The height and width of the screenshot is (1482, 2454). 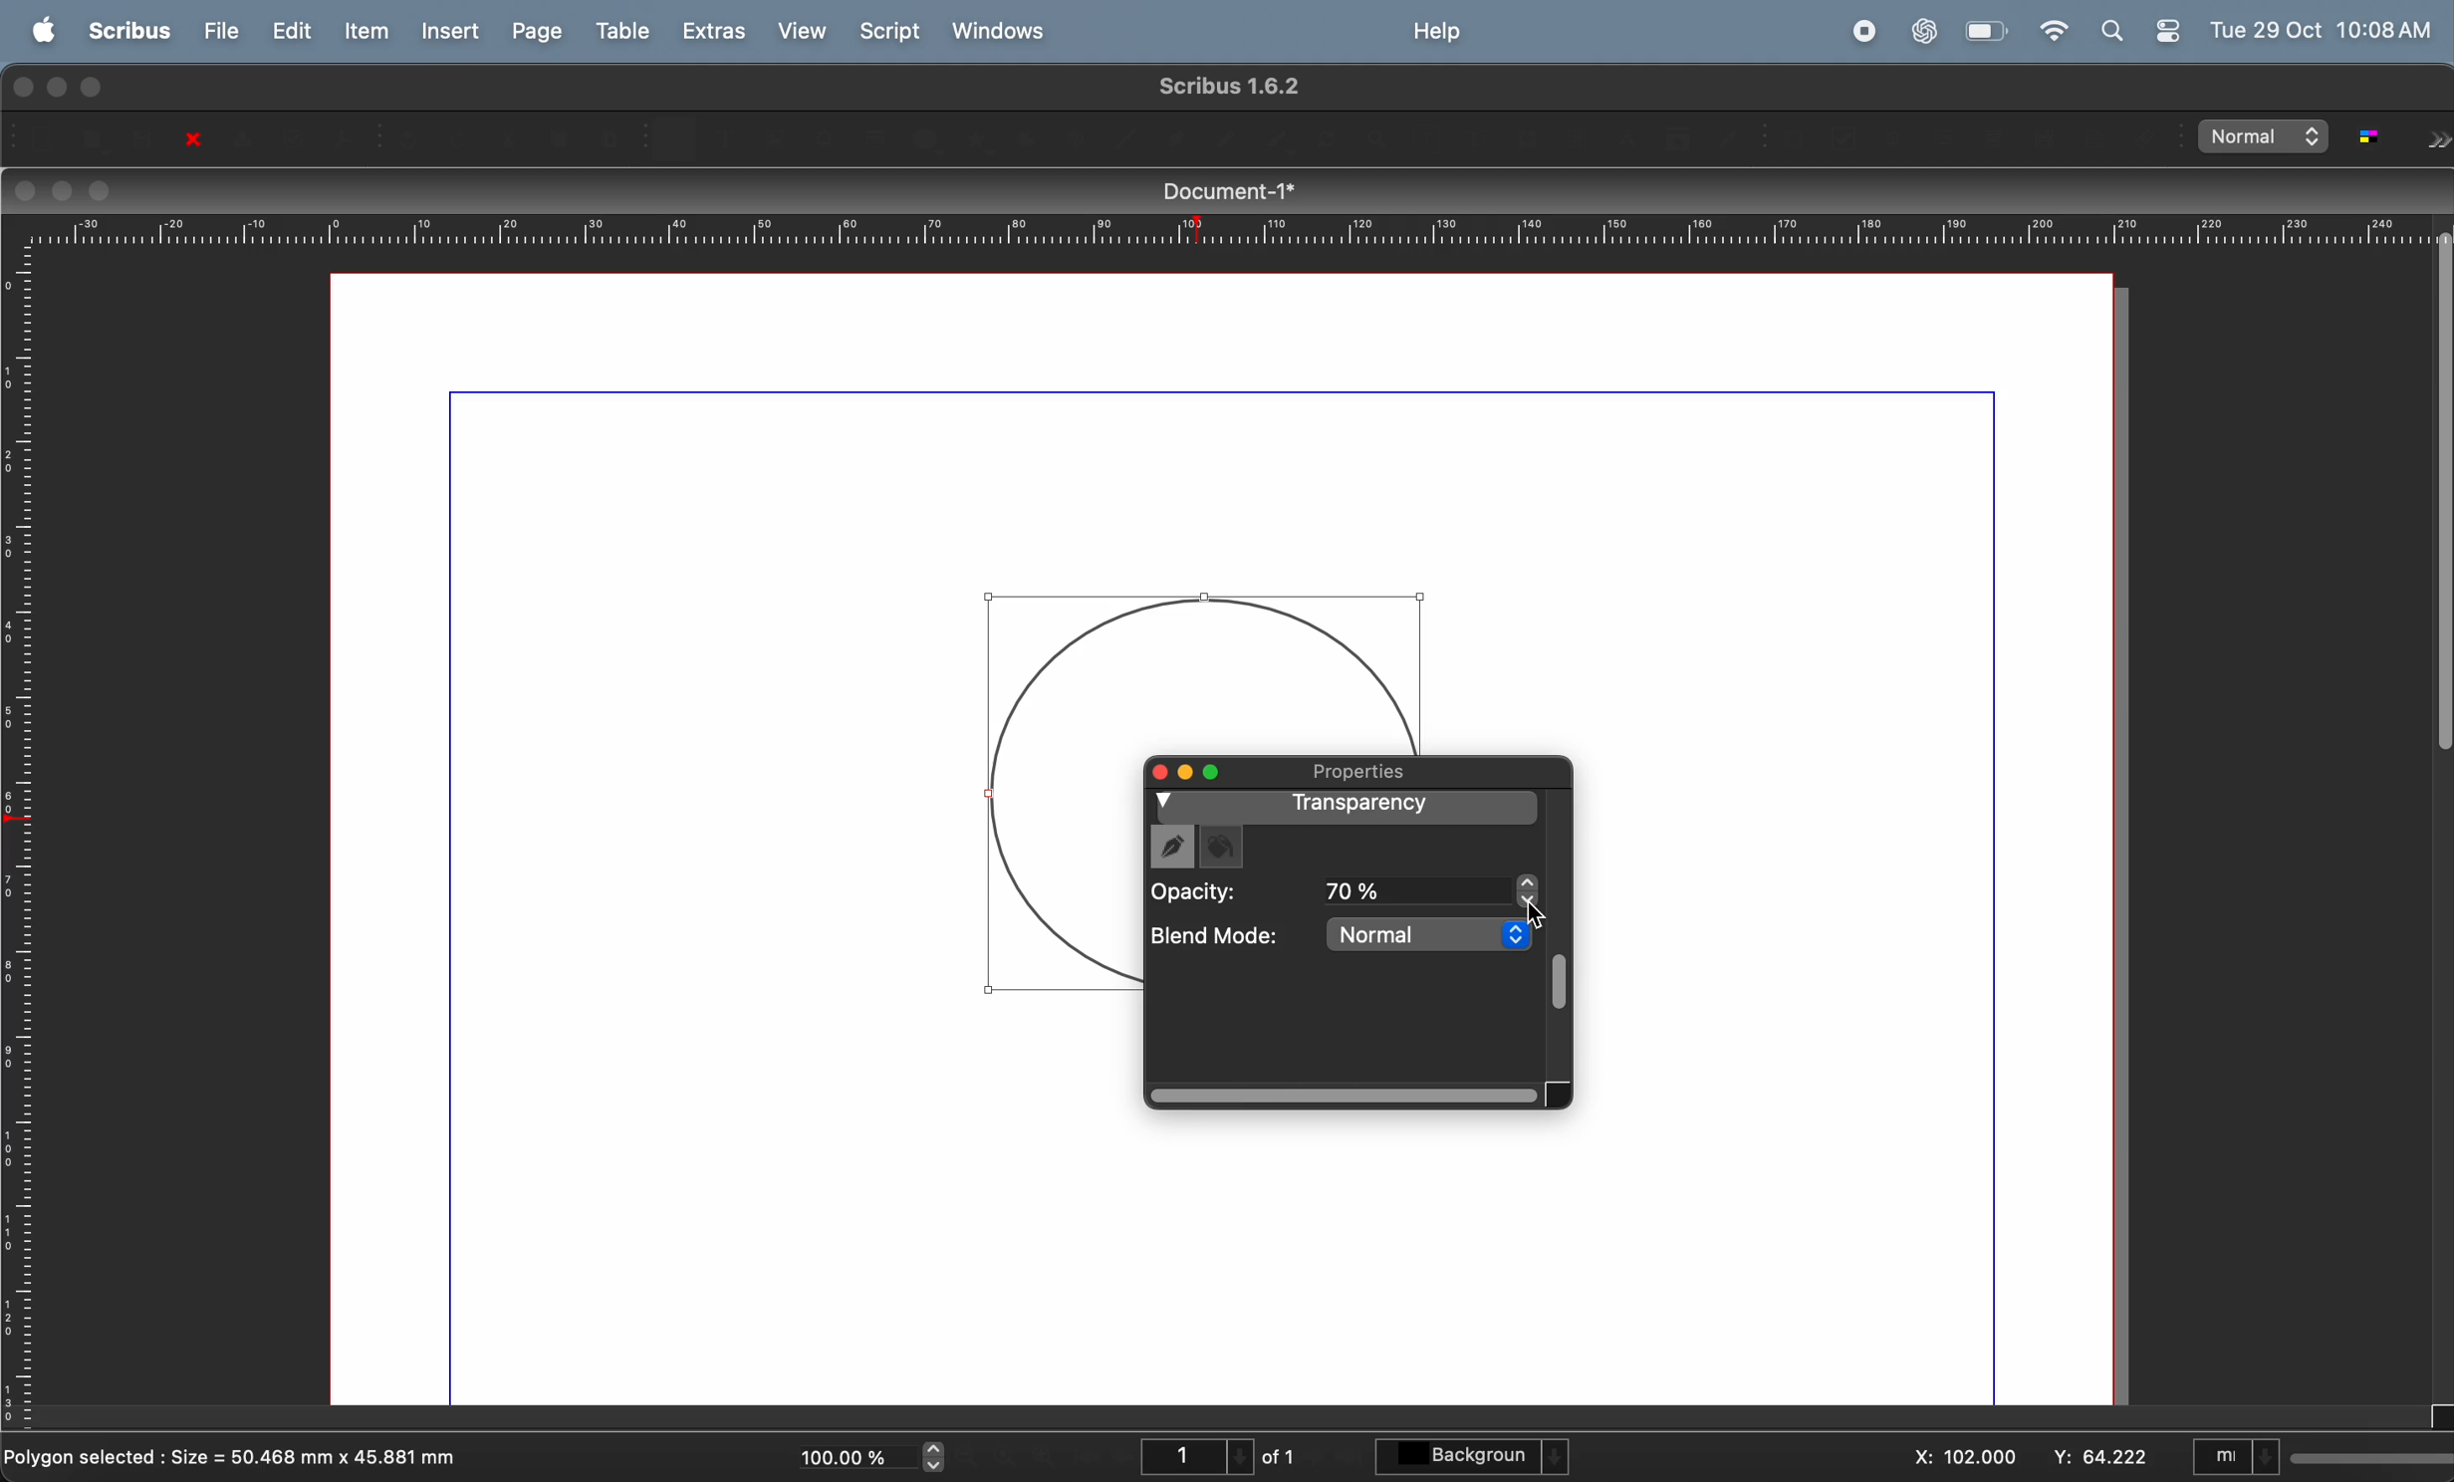 What do you see at coordinates (214, 29) in the screenshot?
I see `file` at bounding box center [214, 29].